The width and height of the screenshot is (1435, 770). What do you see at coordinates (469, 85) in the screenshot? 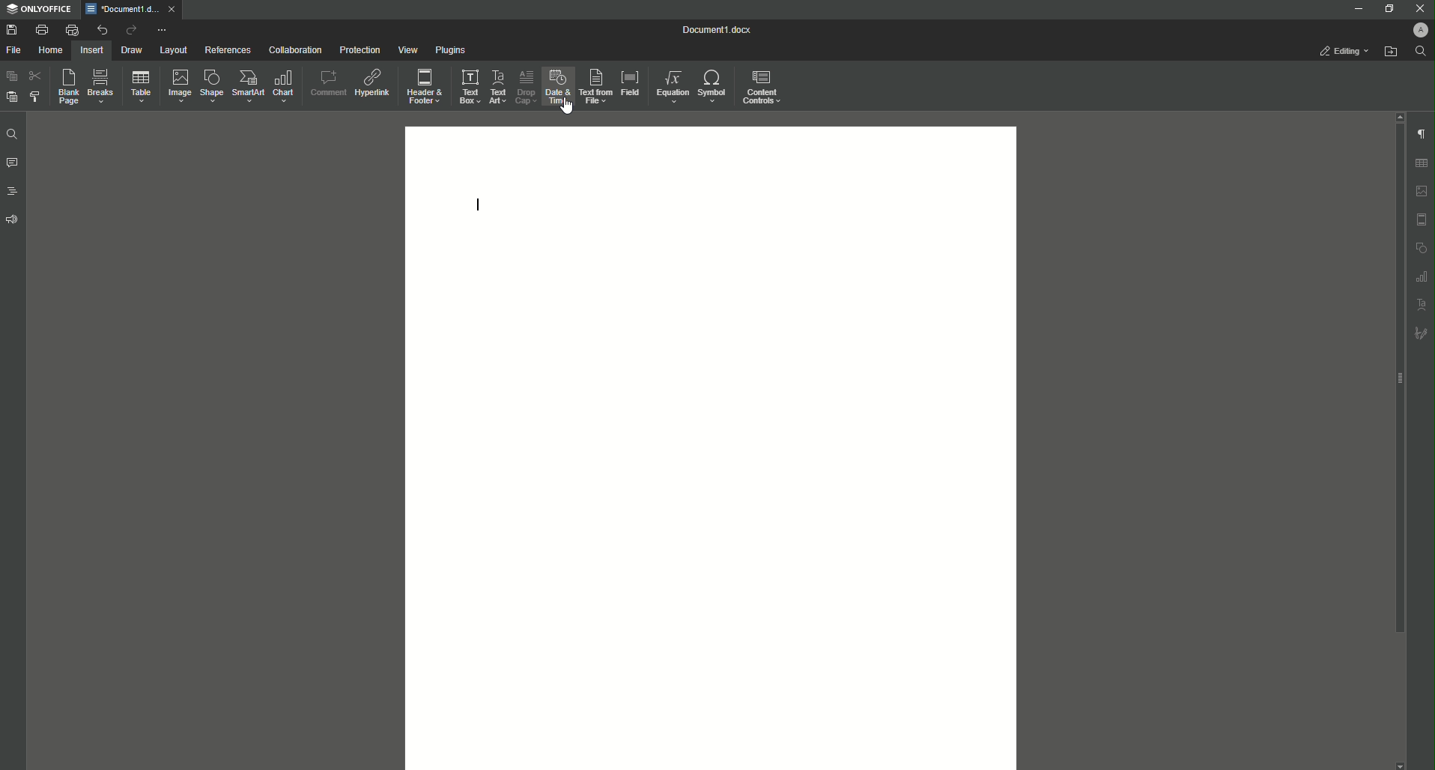
I see `Text Box` at bounding box center [469, 85].